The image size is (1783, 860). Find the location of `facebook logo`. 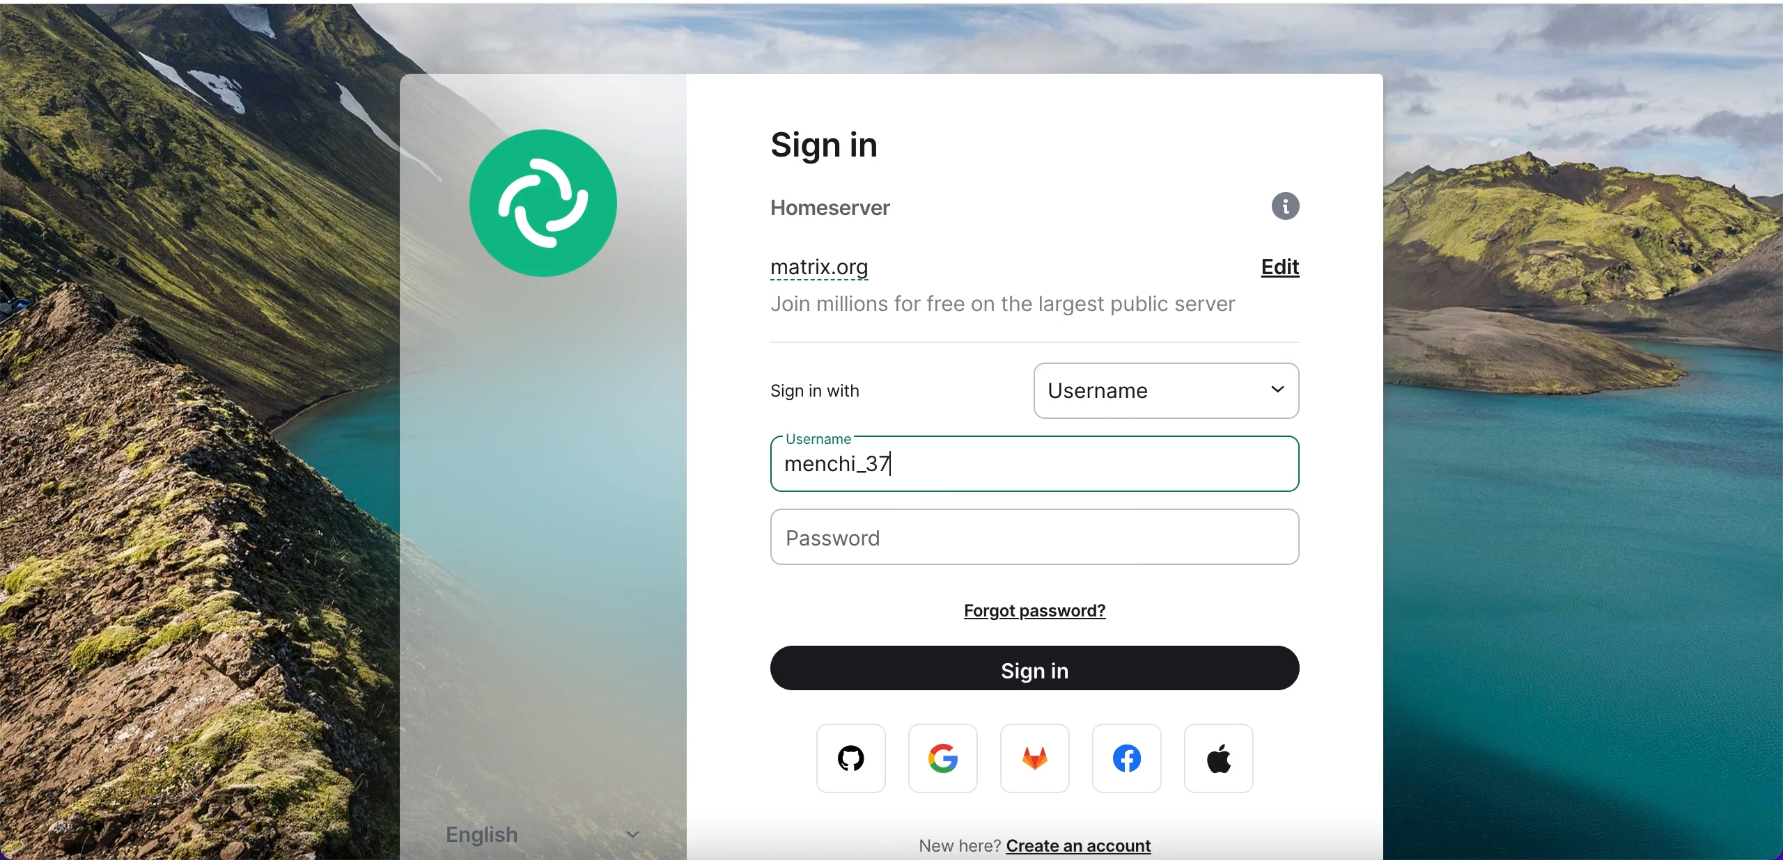

facebook logo is located at coordinates (1130, 759).